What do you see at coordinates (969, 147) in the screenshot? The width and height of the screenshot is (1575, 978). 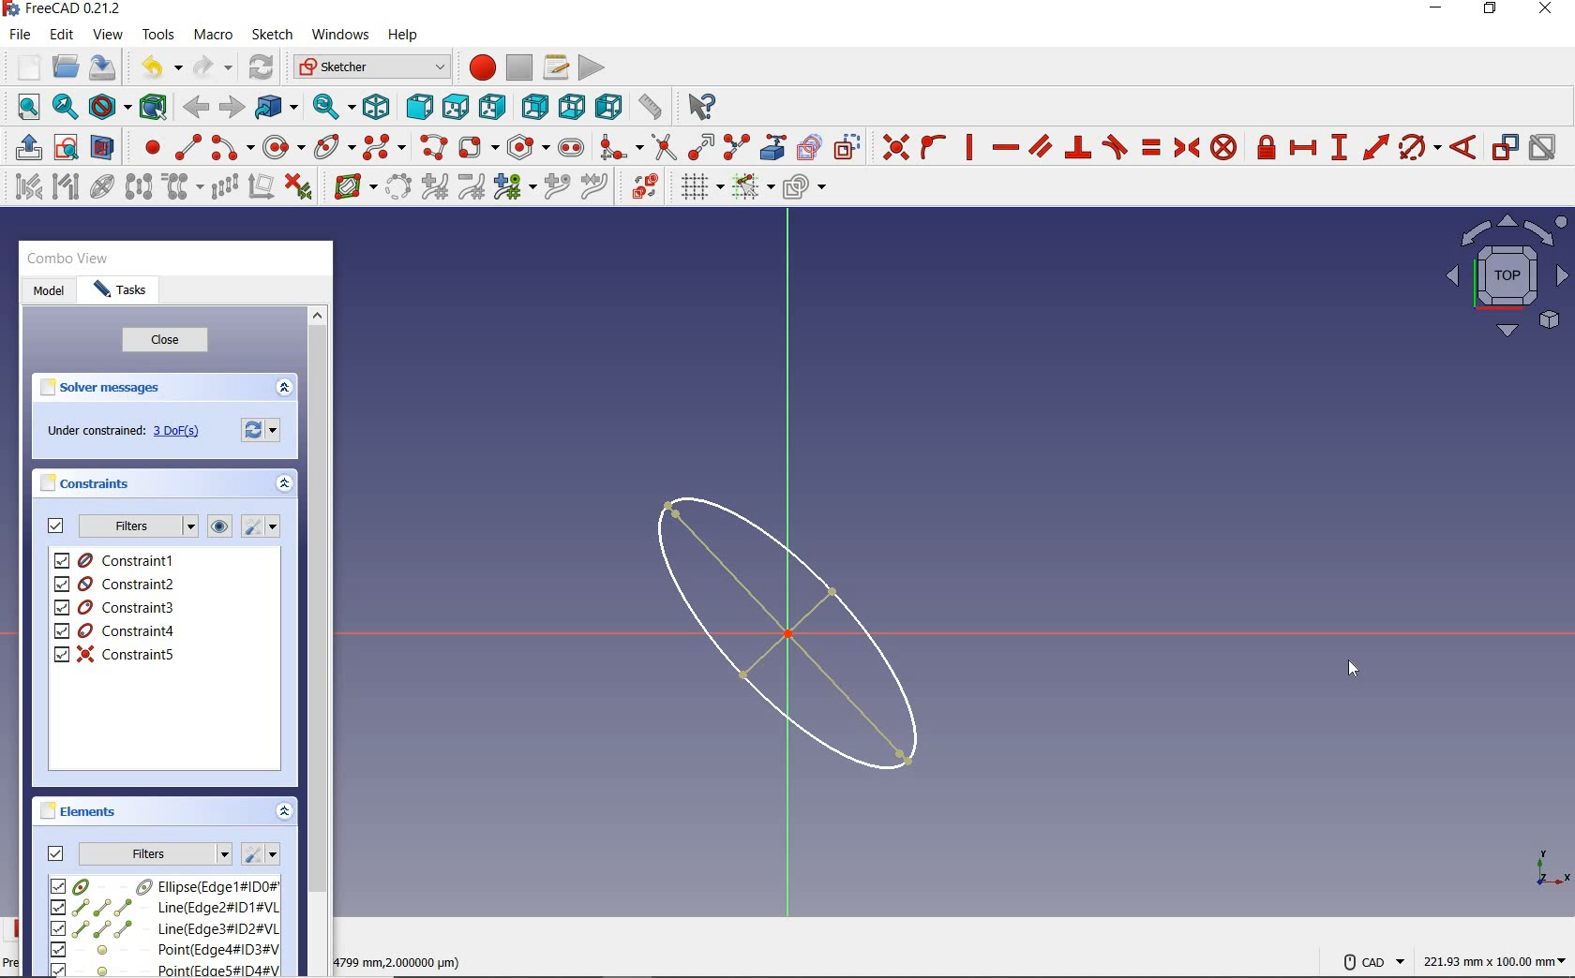 I see `constrain vertically` at bounding box center [969, 147].